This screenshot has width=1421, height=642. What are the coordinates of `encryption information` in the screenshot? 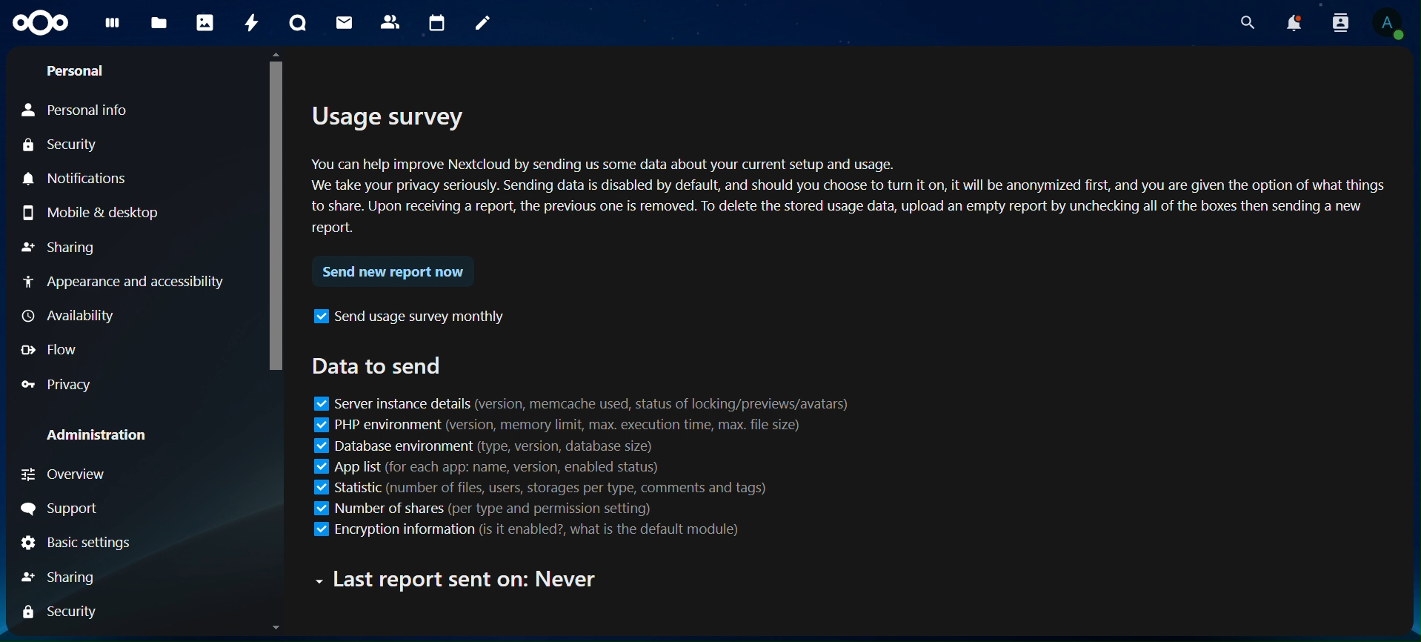 It's located at (548, 530).